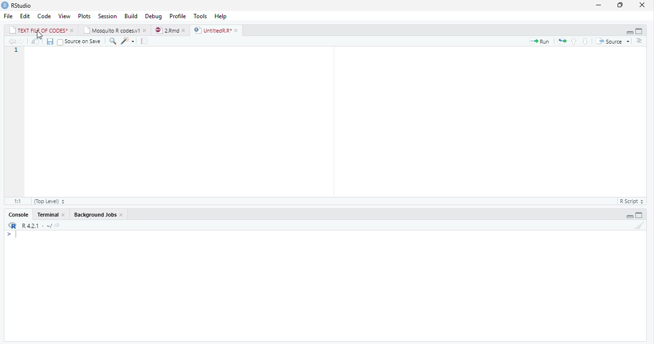 This screenshot has height=344, width=654. I want to click on show document outline, so click(640, 41).